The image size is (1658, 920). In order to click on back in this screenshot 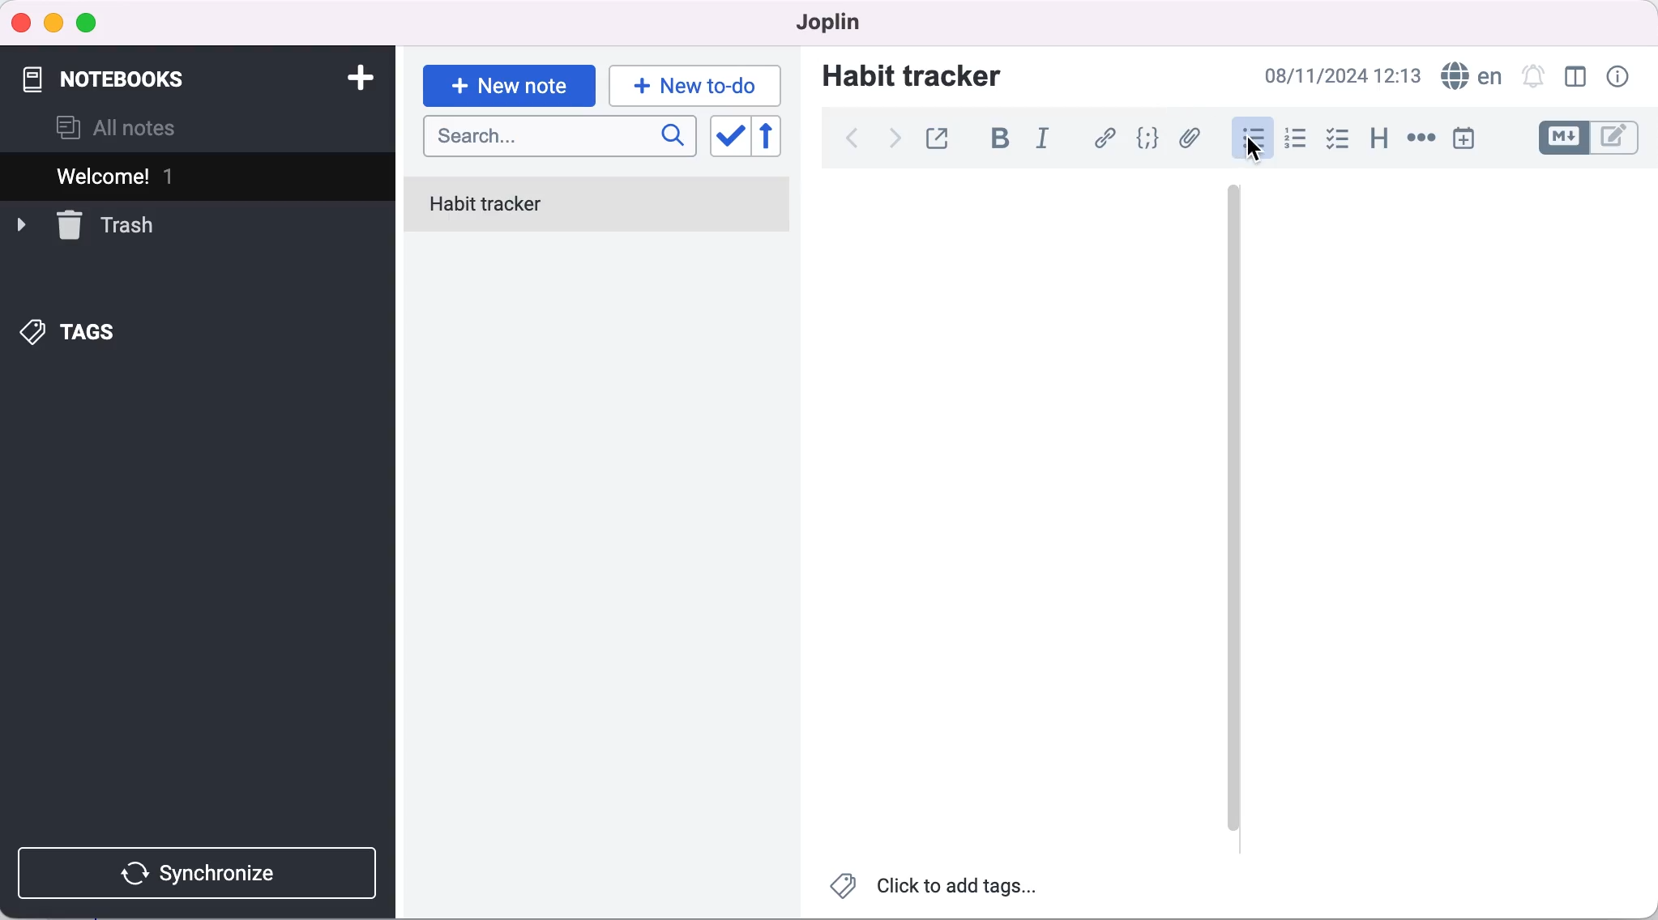, I will do `click(851, 138)`.